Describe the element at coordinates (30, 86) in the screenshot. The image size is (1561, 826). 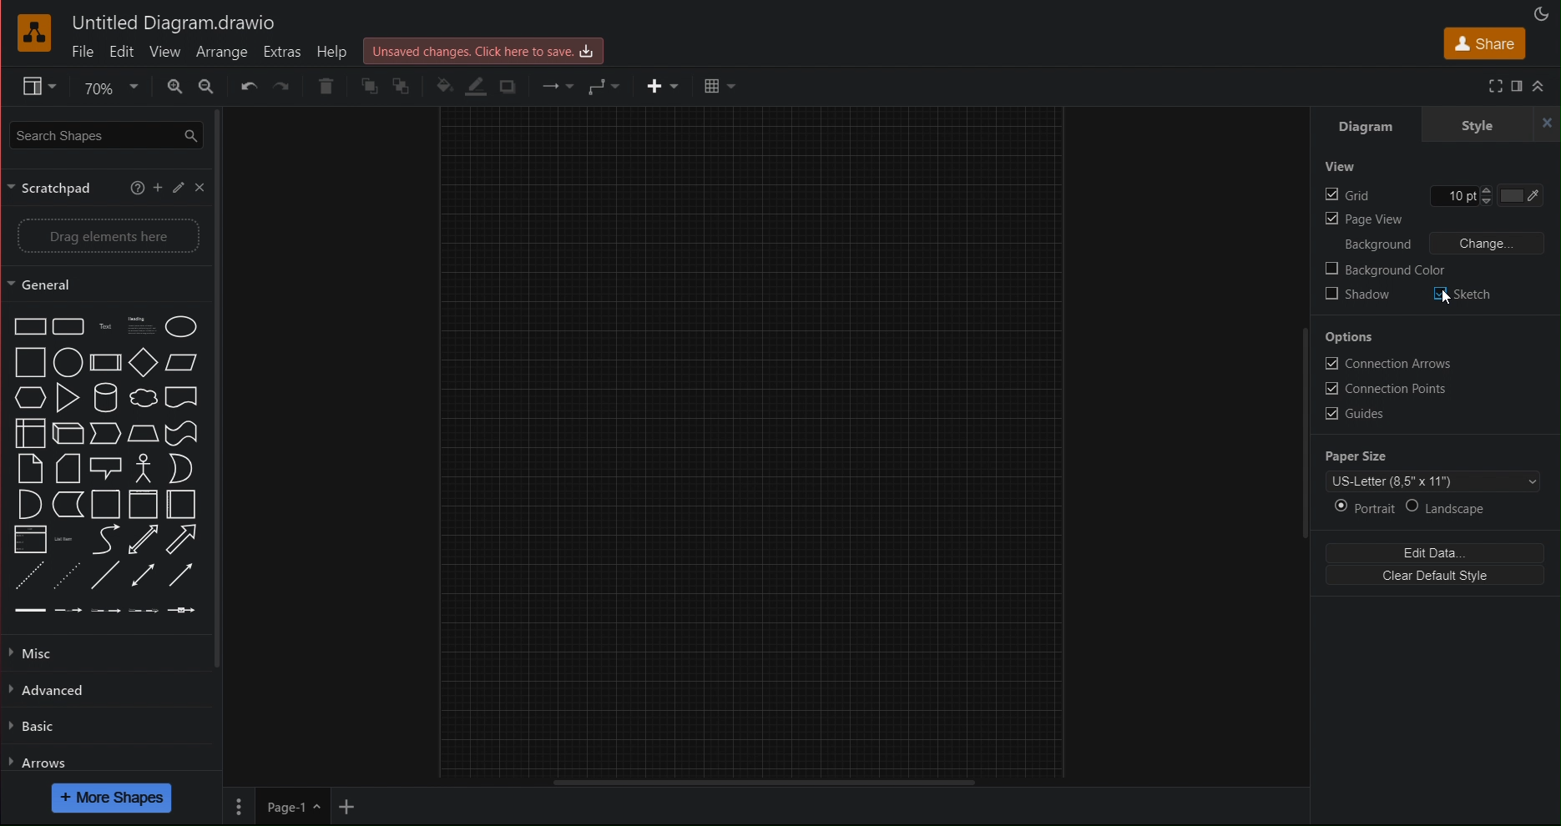
I see `Format` at that location.